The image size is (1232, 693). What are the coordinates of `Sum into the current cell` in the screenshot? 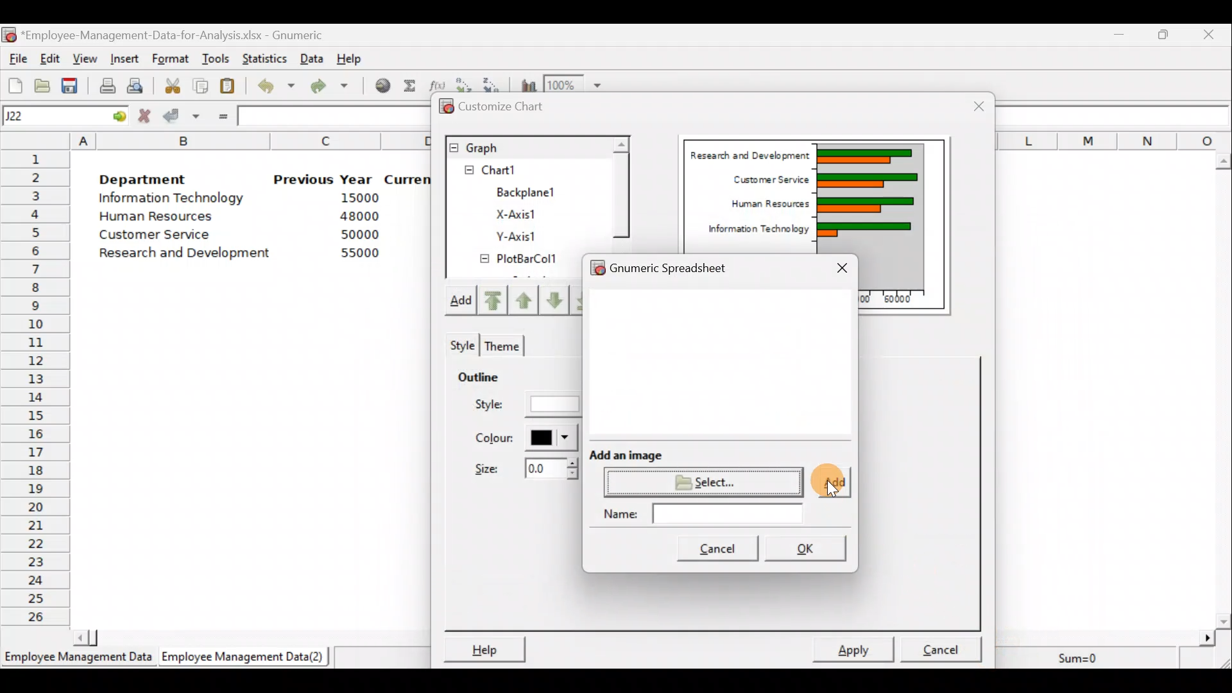 It's located at (411, 89).